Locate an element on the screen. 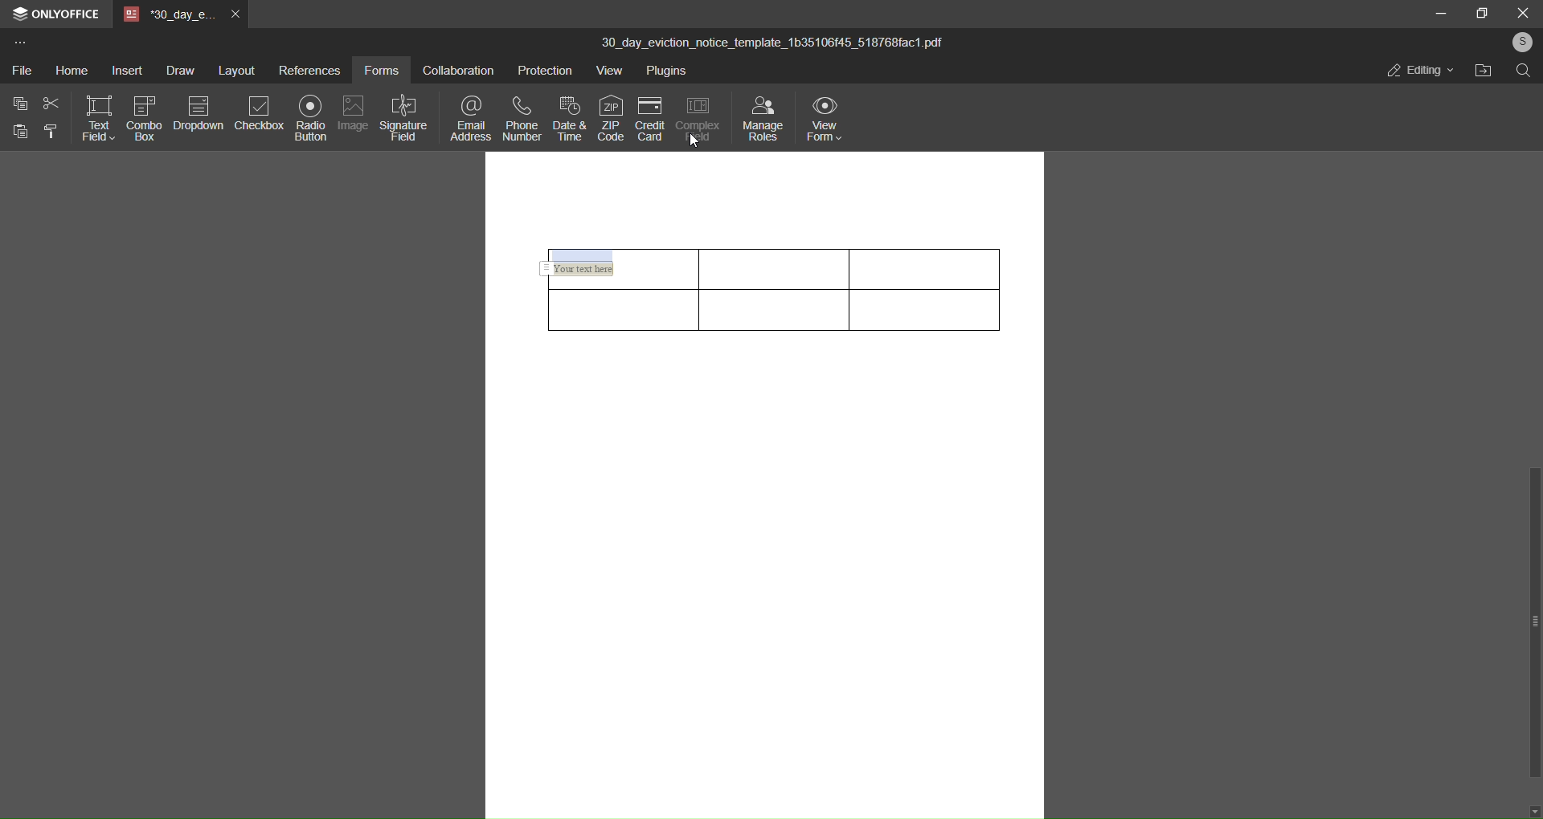 This screenshot has width=1543, height=819. view is located at coordinates (612, 73).